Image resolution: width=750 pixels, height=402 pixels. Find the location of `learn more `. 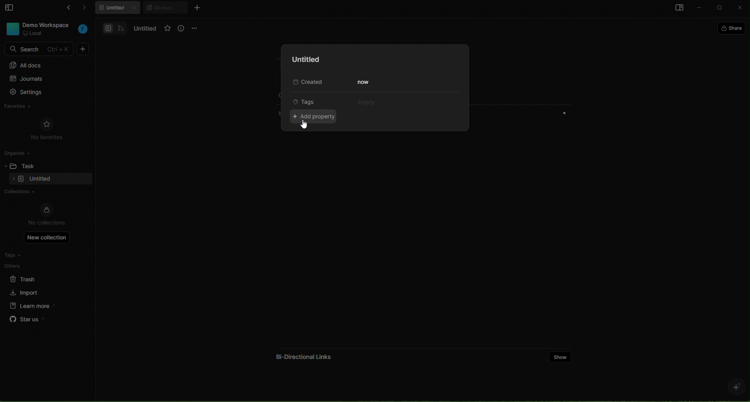

learn more  is located at coordinates (30, 305).